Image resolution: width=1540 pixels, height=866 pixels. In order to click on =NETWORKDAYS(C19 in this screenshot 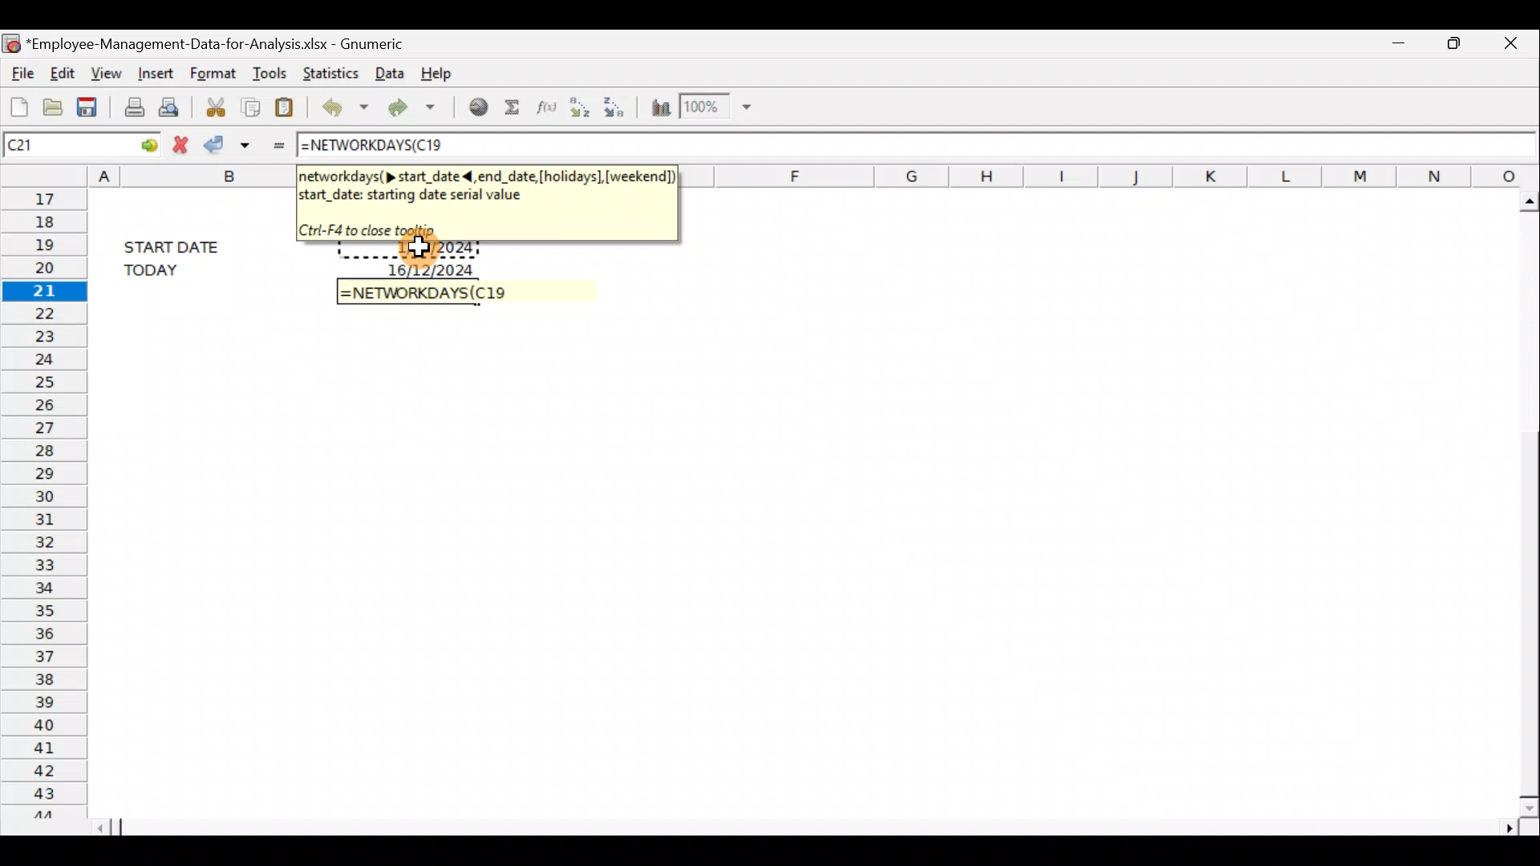, I will do `click(424, 292)`.